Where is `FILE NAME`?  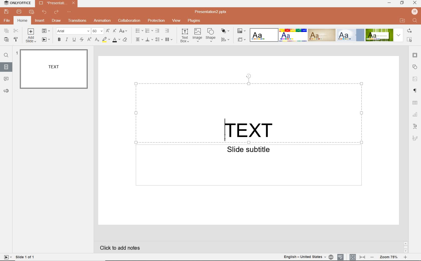
FILE NAME is located at coordinates (212, 12).